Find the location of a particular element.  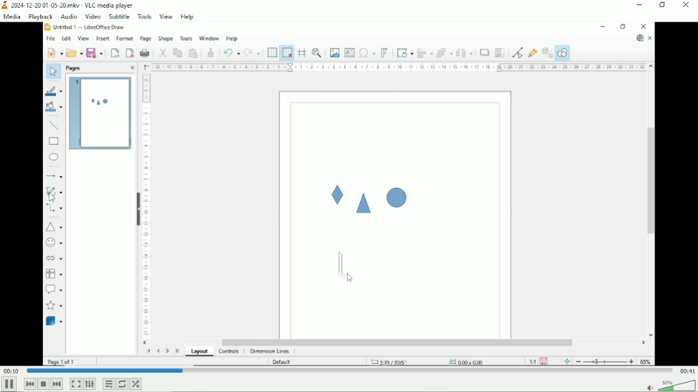

Random is located at coordinates (136, 384).